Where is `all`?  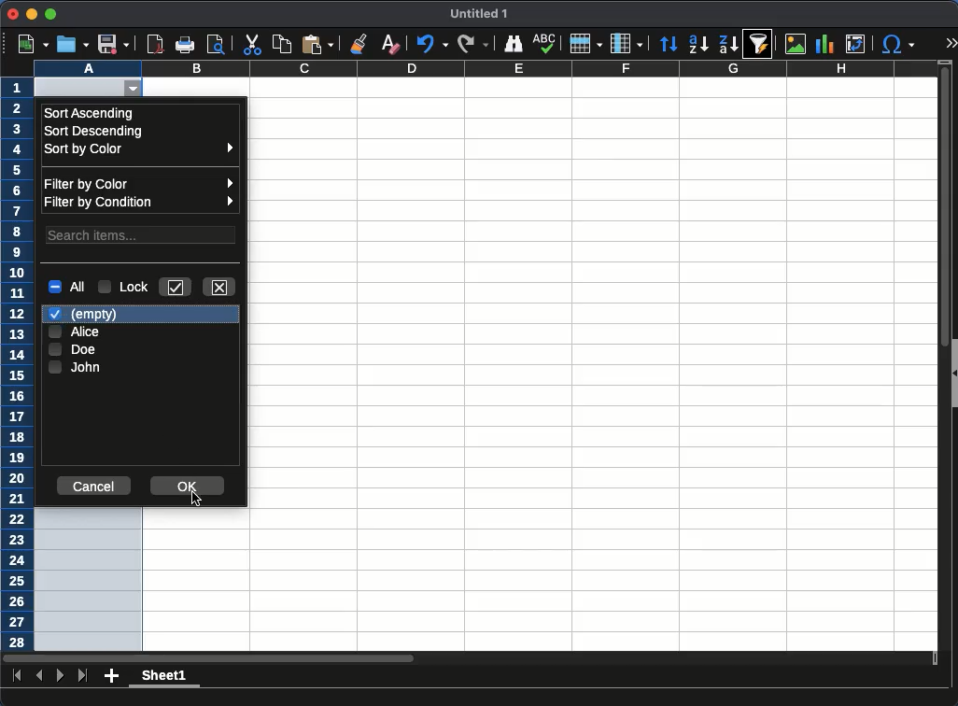
all is located at coordinates (66, 286).